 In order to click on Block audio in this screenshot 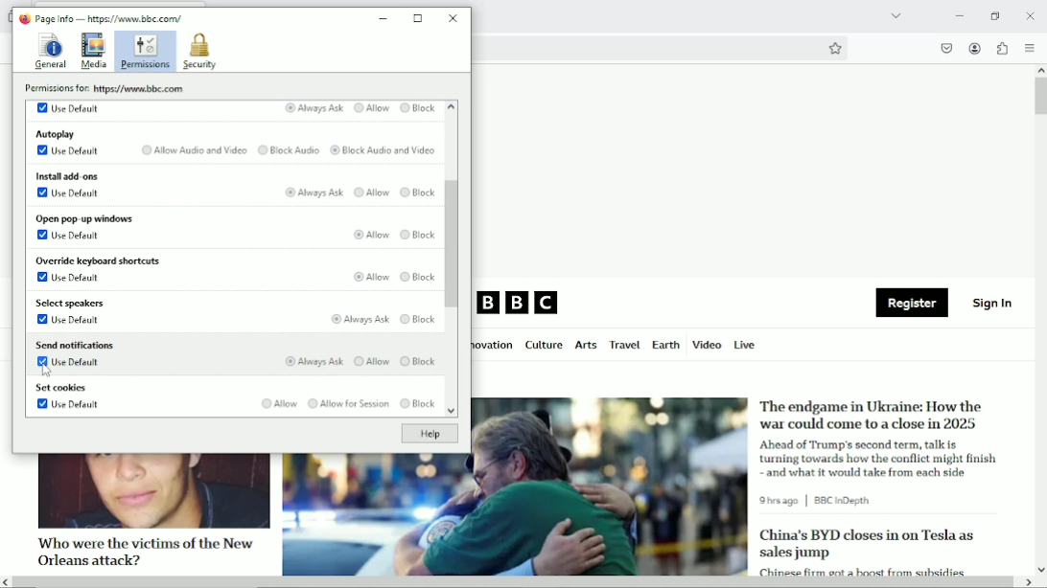, I will do `click(288, 150)`.